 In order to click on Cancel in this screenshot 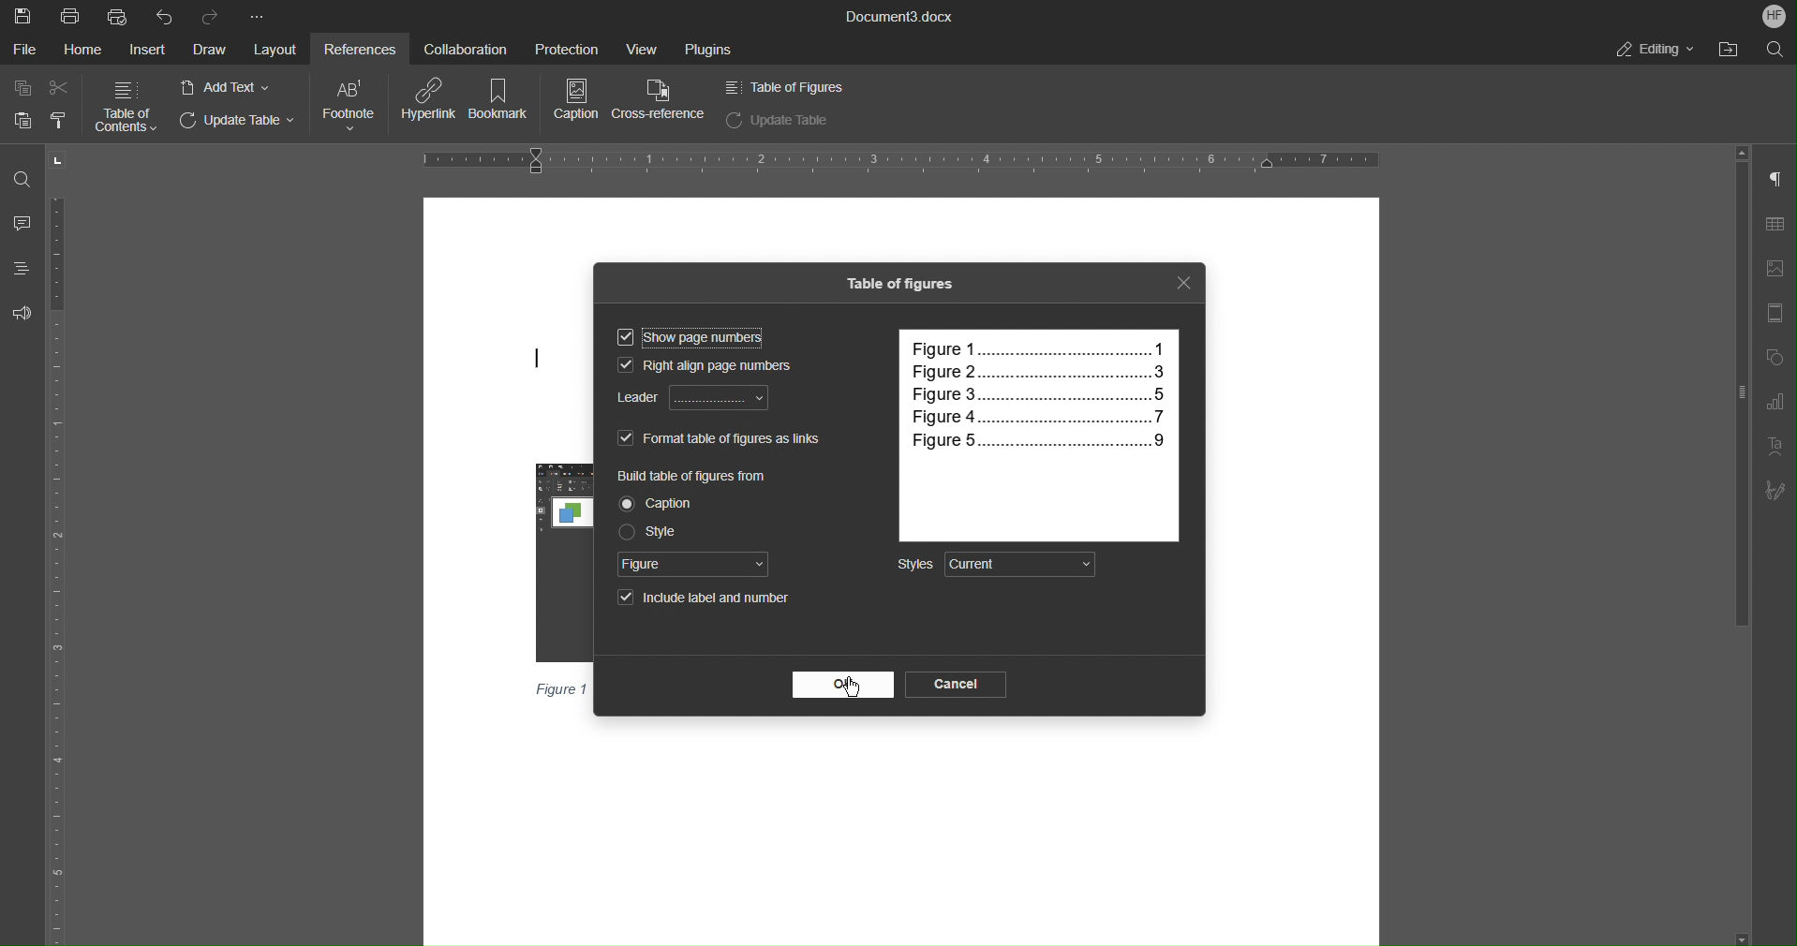, I will do `click(960, 685)`.